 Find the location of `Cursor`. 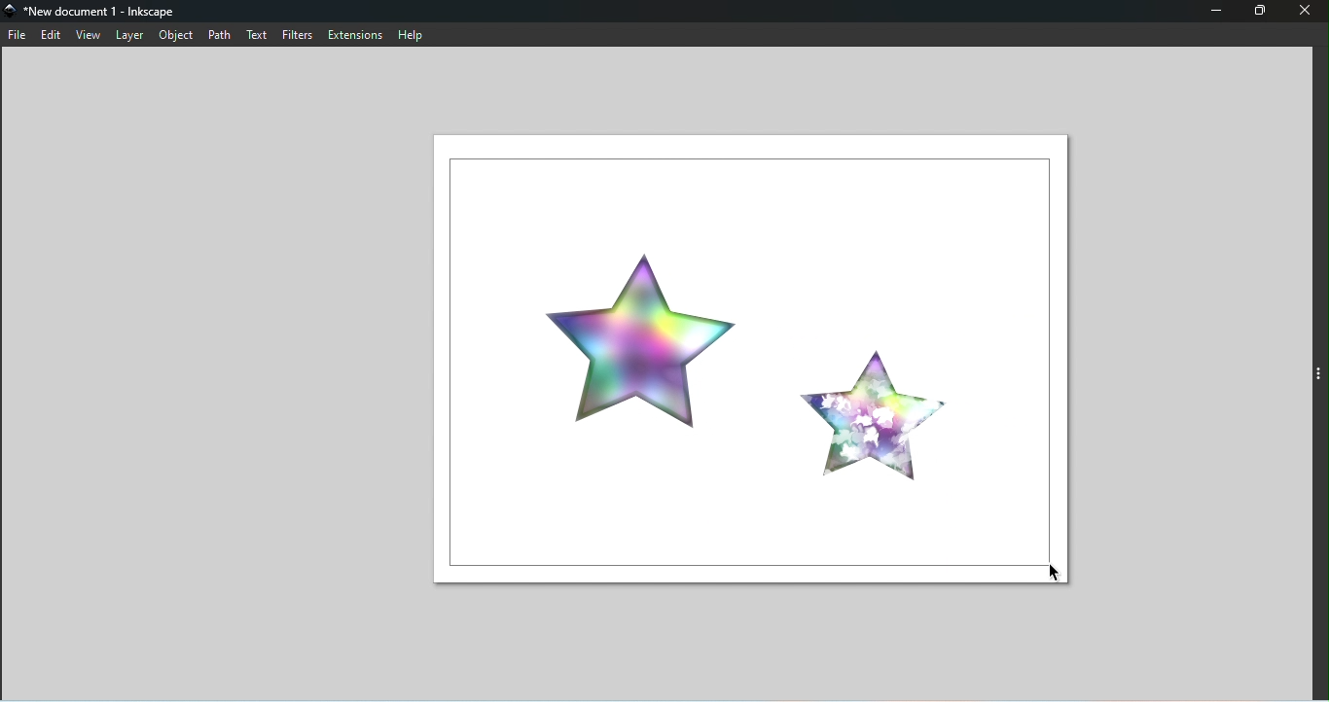

Cursor is located at coordinates (1052, 572).